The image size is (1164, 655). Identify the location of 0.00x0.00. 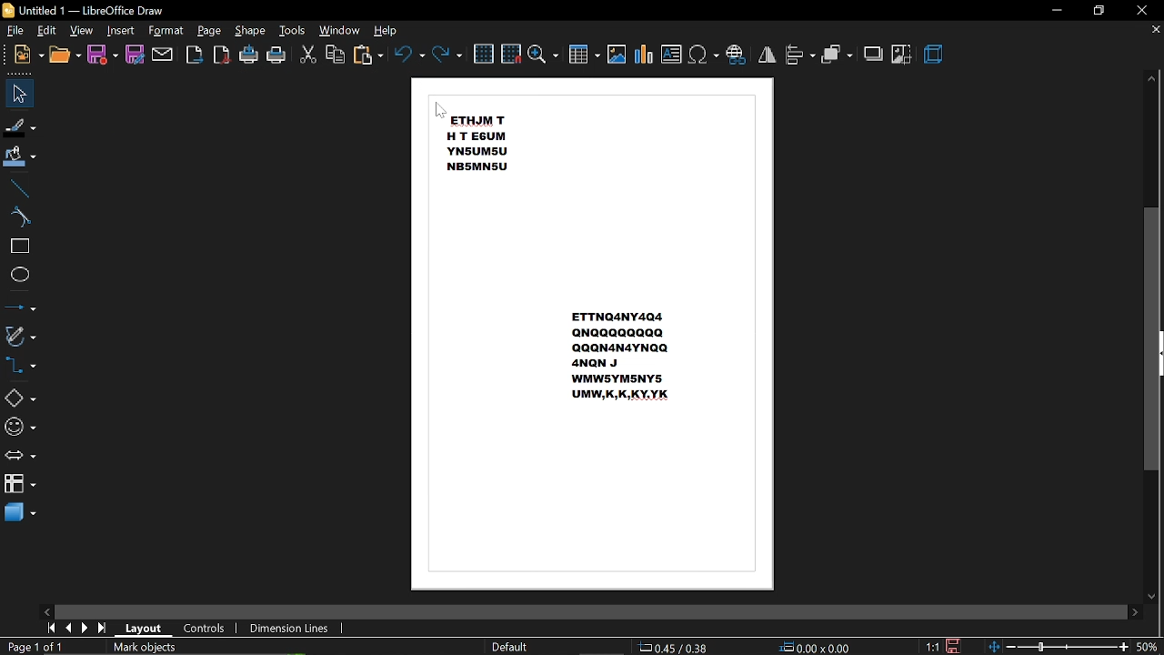
(814, 645).